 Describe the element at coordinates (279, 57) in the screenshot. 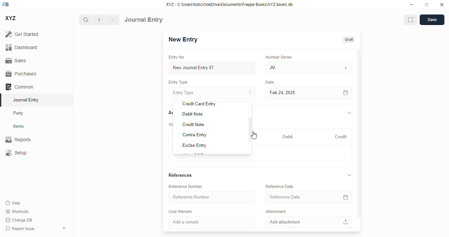

I see `number series` at that location.